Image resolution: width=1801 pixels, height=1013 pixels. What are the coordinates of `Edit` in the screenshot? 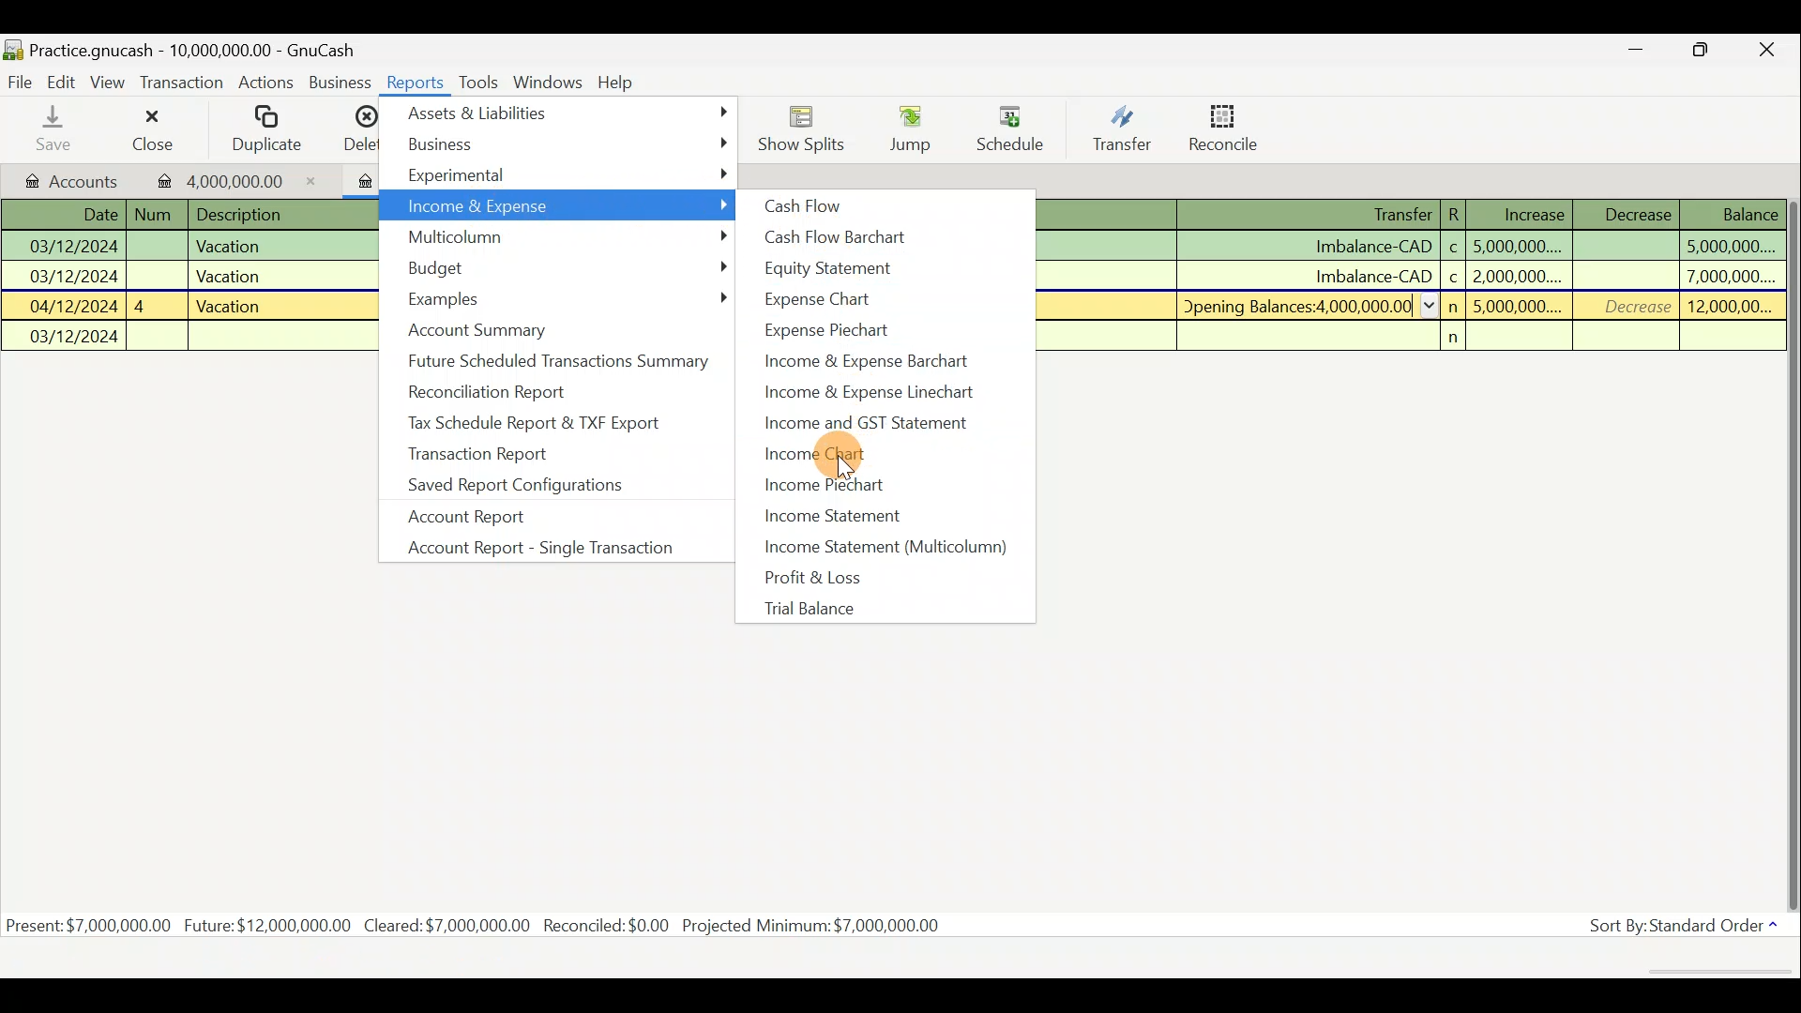 It's located at (63, 83).